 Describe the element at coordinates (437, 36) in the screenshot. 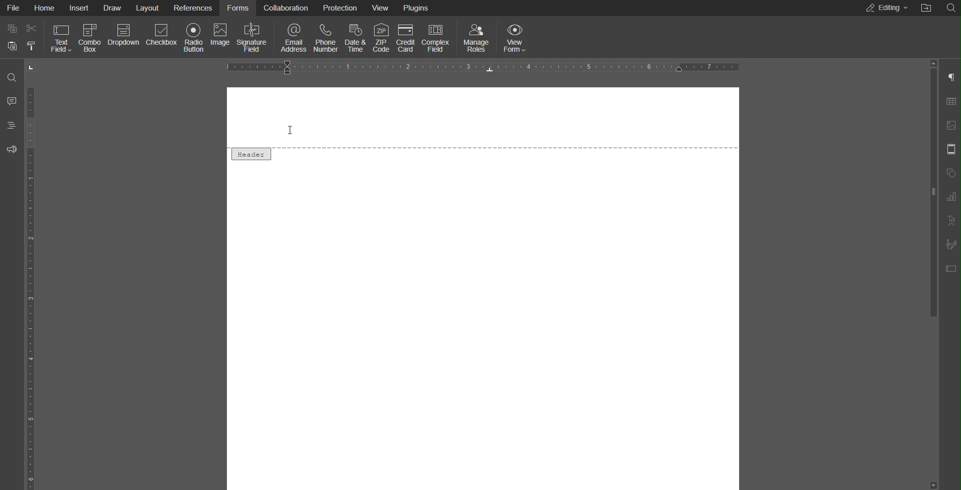

I see `Complex Field` at that location.